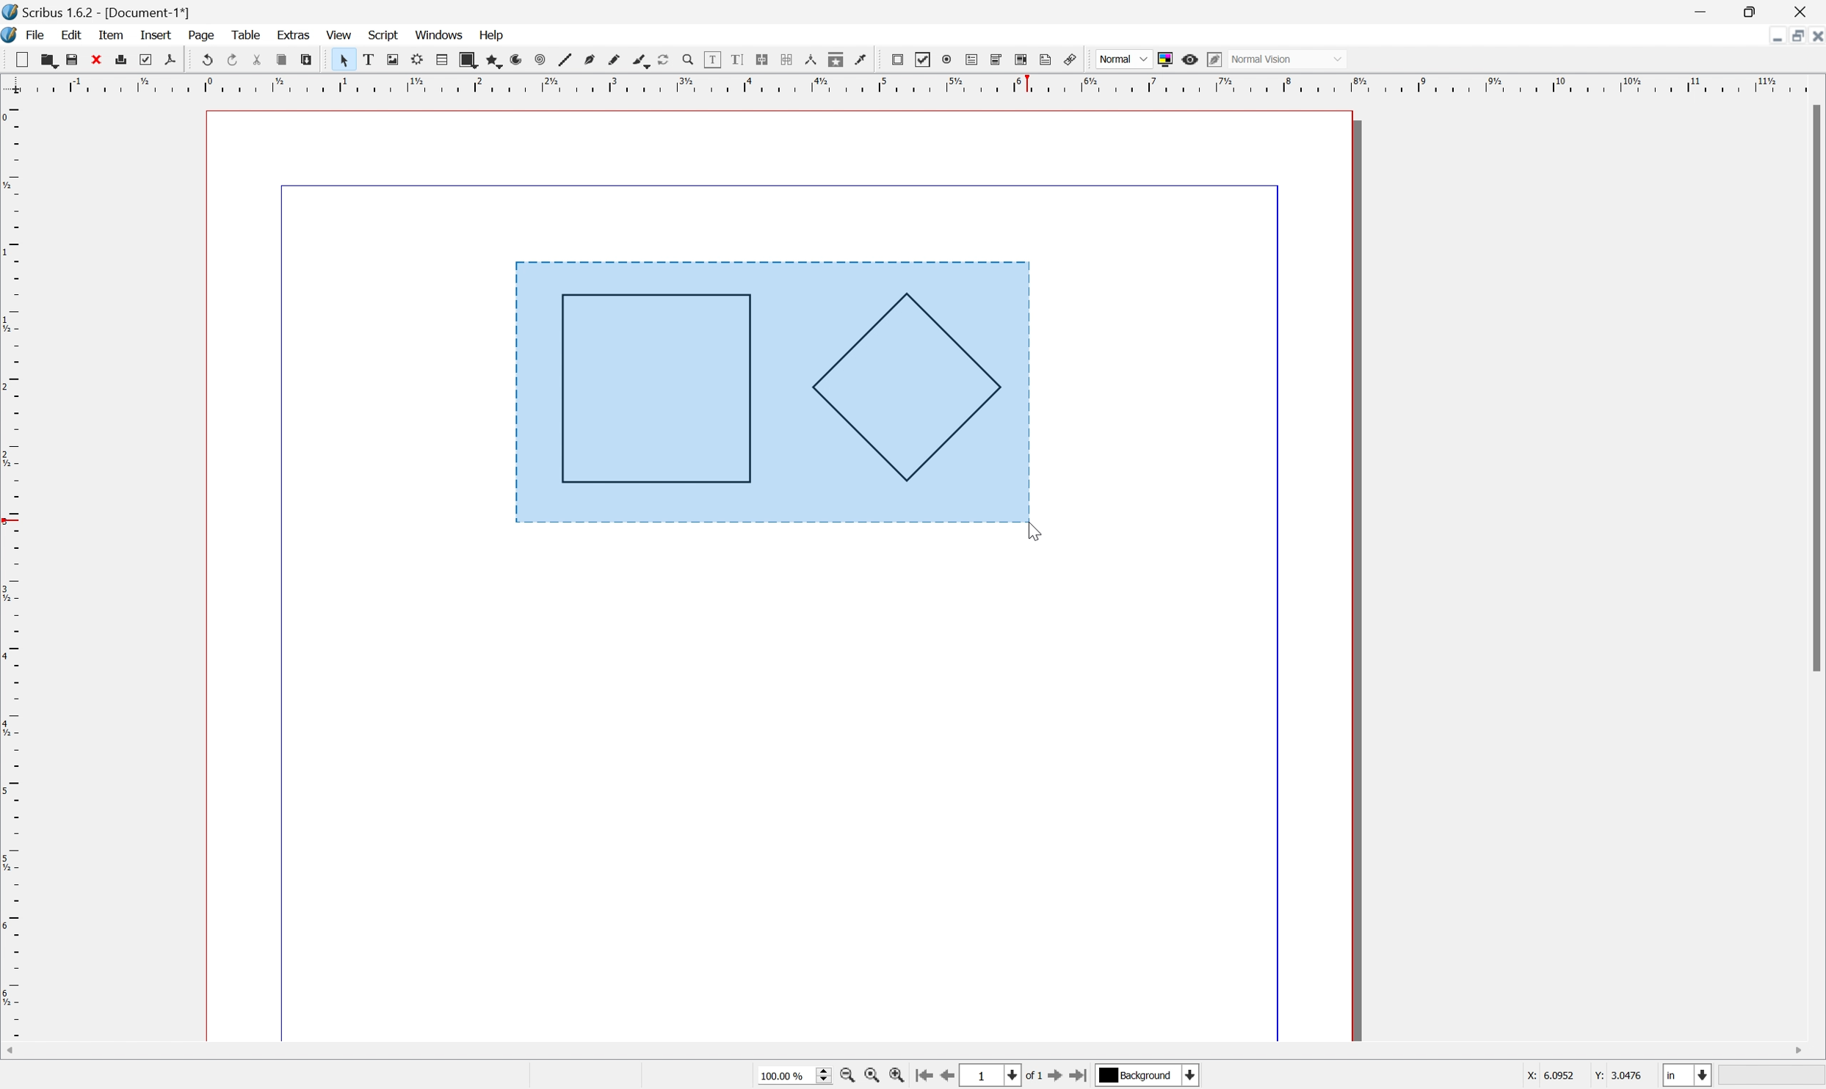 This screenshot has width=1826, height=1089. I want to click on Close, so click(1805, 10).